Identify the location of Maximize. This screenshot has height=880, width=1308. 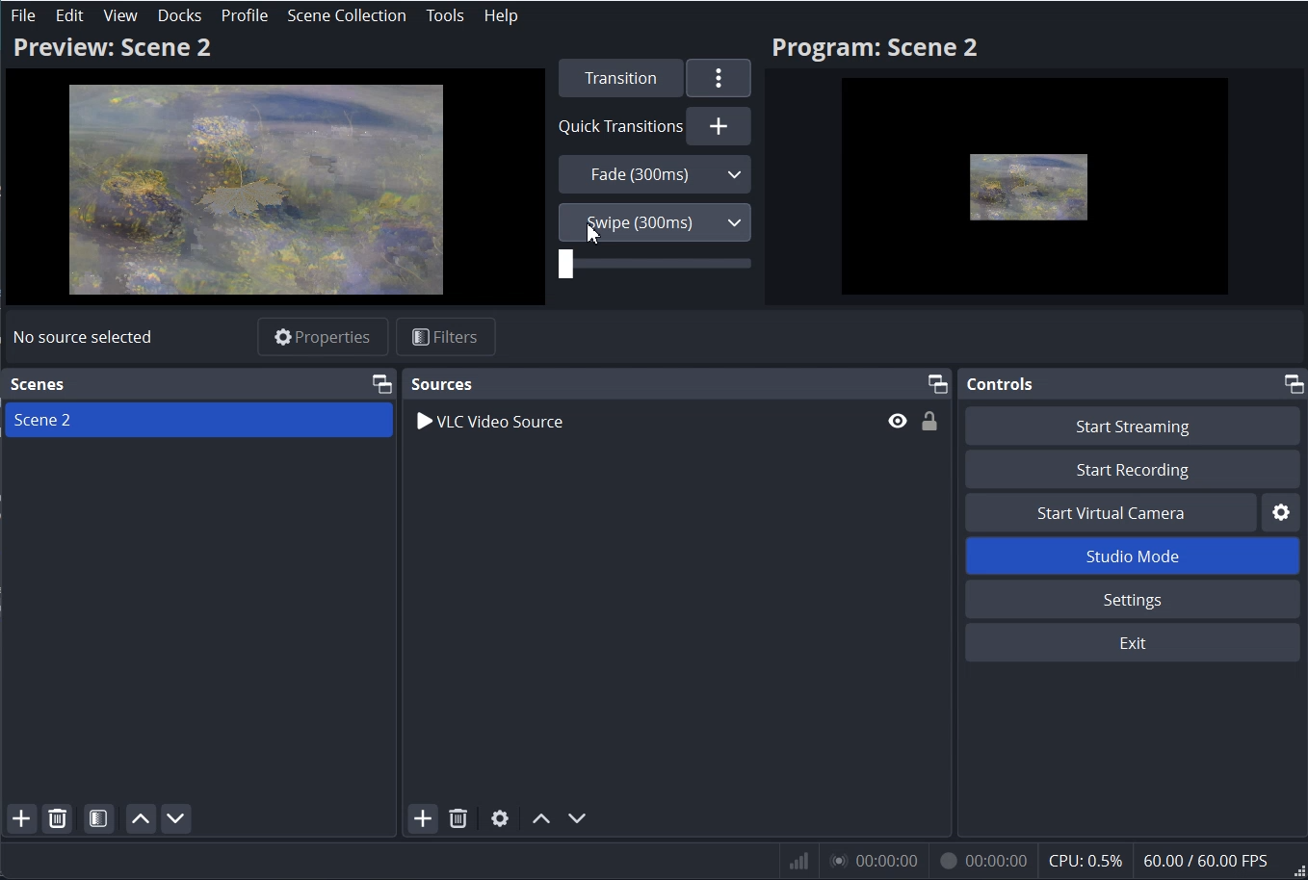
(381, 382).